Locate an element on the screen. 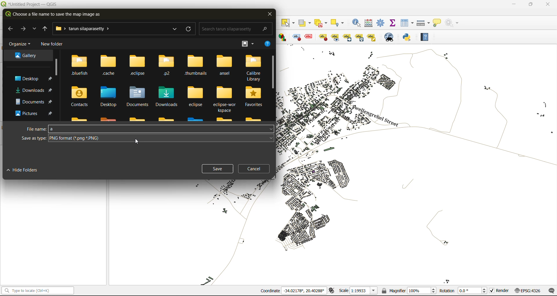 The width and height of the screenshot is (557, 296). metasearch is located at coordinates (390, 37).